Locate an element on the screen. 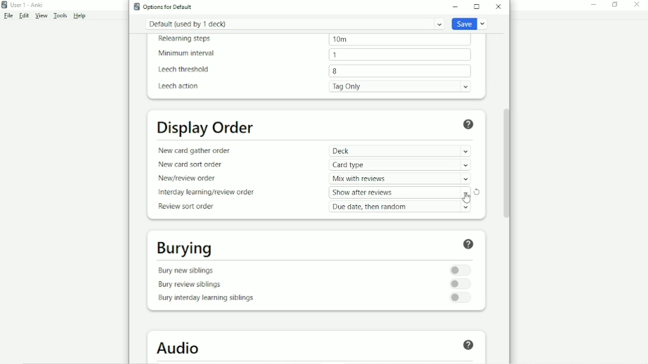 The height and width of the screenshot is (364, 648). Leech action is located at coordinates (179, 87).